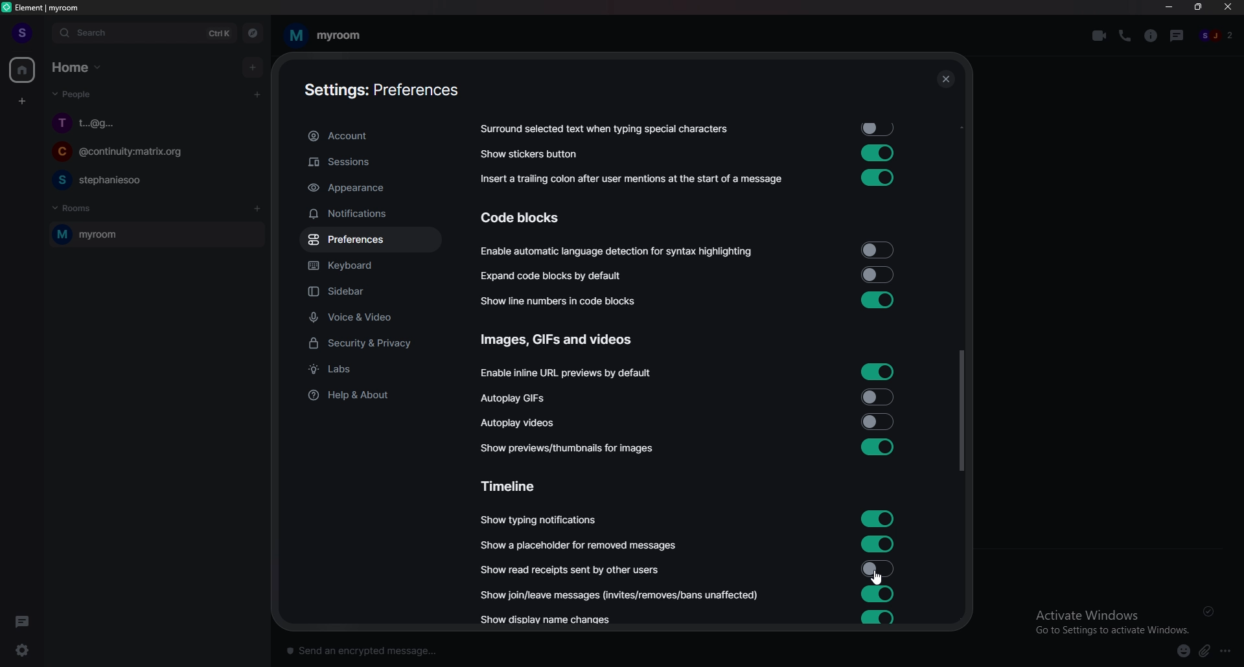  What do you see at coordinates (875, 275) in the screenshot?
I see `toggle` at bounding box center [875, 275].